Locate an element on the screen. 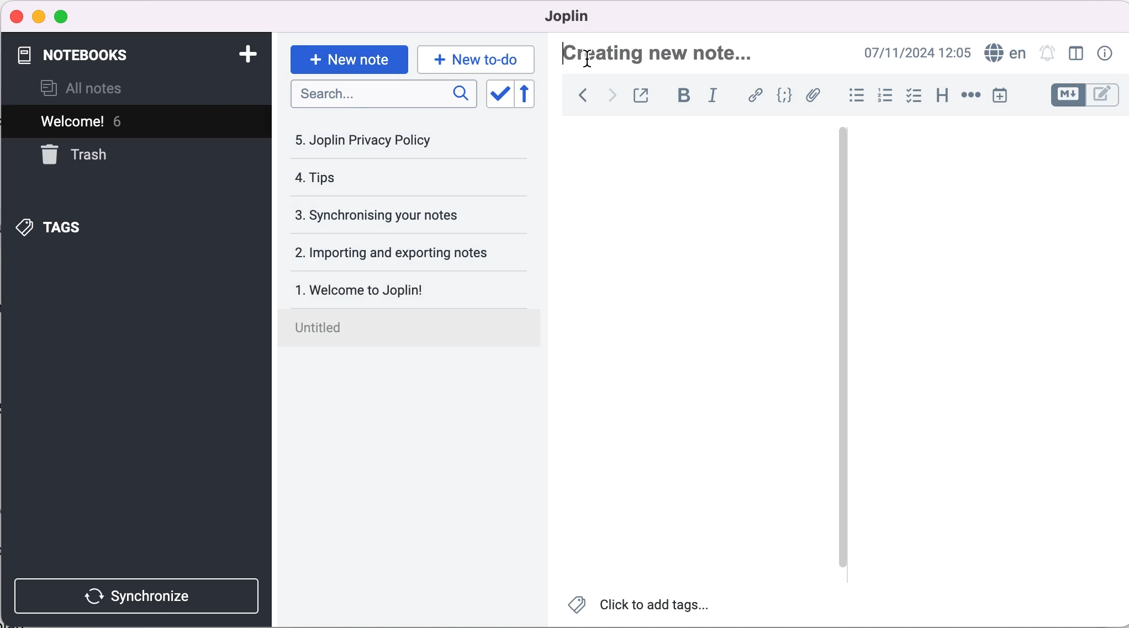  check box is located at coordinates (910, 95).